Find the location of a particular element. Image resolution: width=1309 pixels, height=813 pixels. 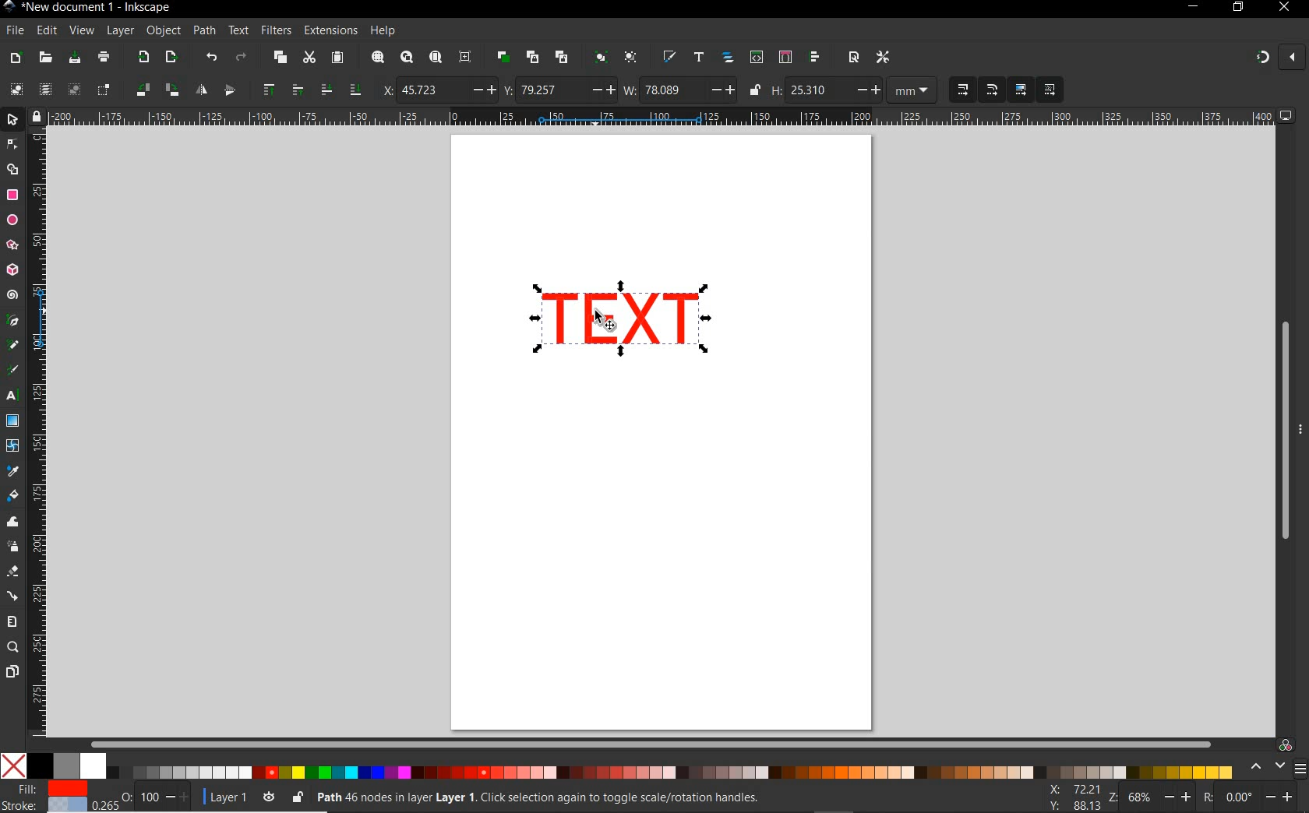

UNGROUP is located at coordinates (631, 58).